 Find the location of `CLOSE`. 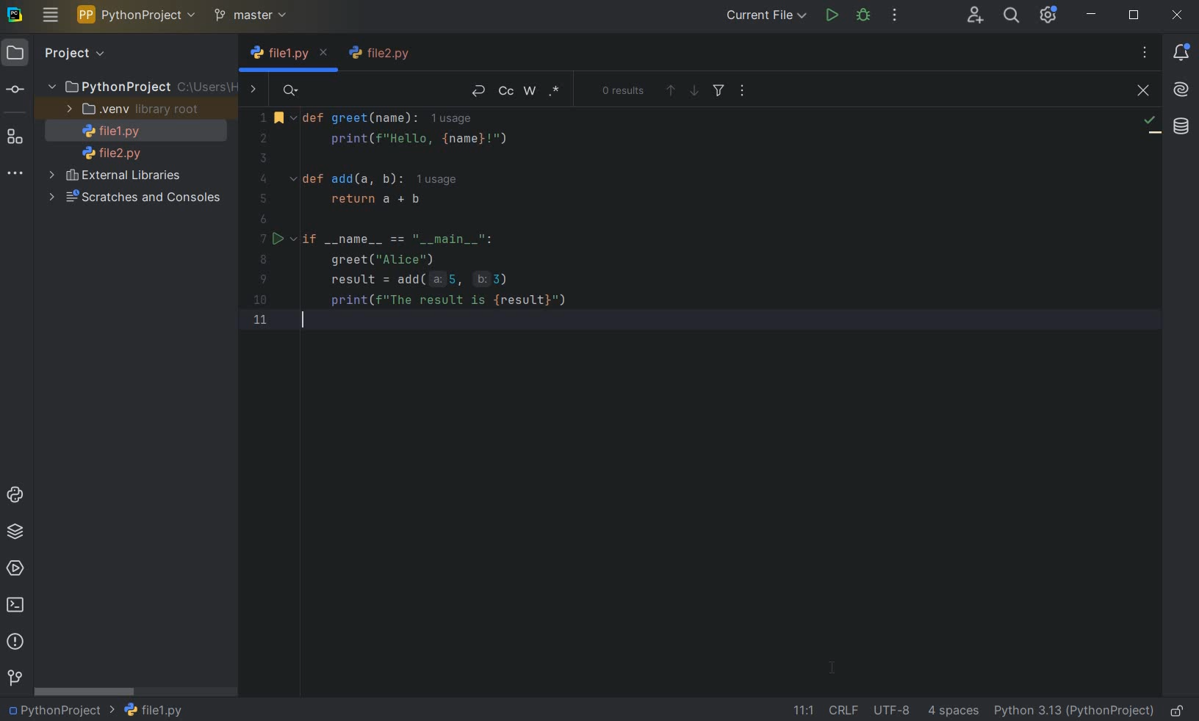

CLOSE is located at coordinates (1180, 14).